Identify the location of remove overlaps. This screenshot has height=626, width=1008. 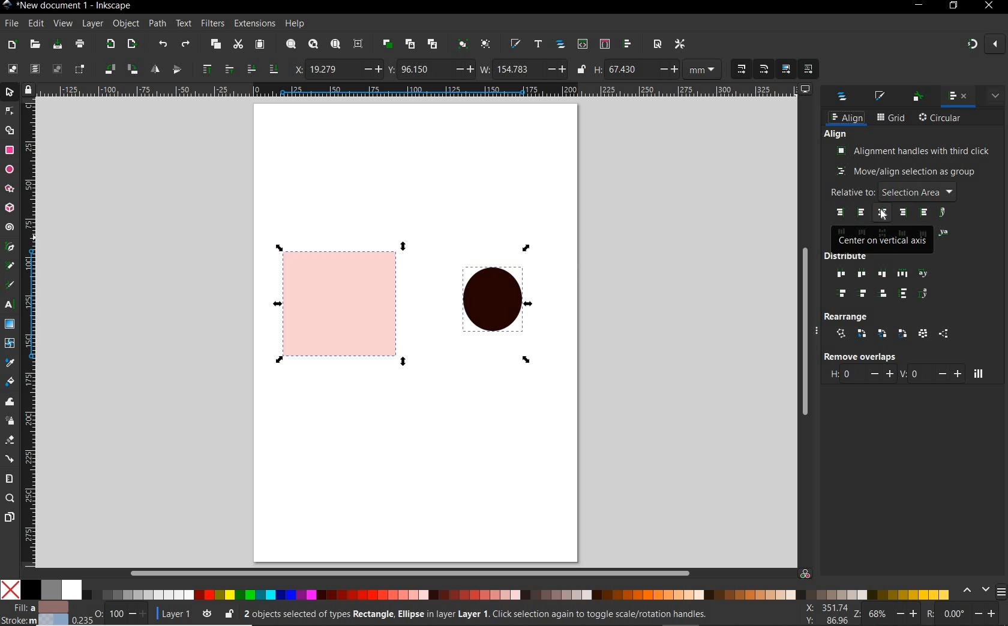
(859, 356).